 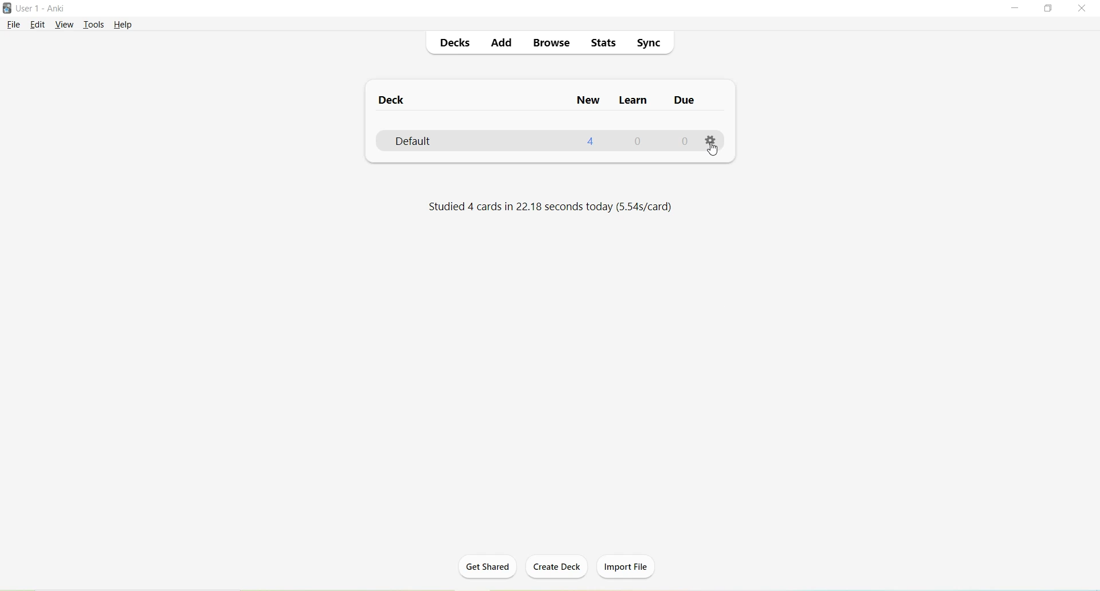 What do you see at coordinates (588, 101) in the screenshot?
I see `New` at bounding box center [588, 101].